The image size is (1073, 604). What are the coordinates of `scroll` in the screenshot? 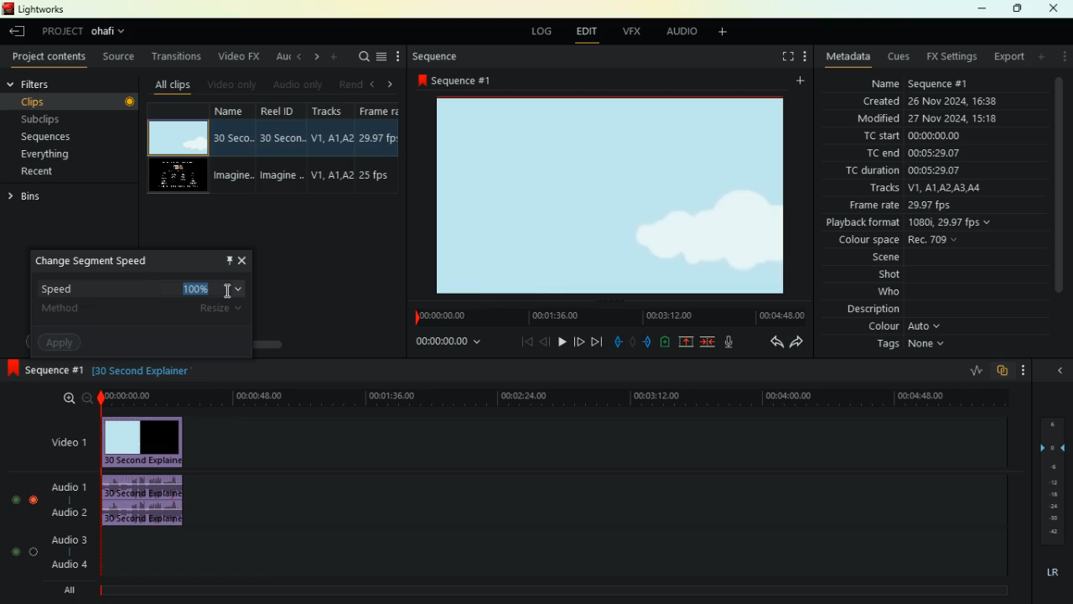 It's located at (1059, 193).